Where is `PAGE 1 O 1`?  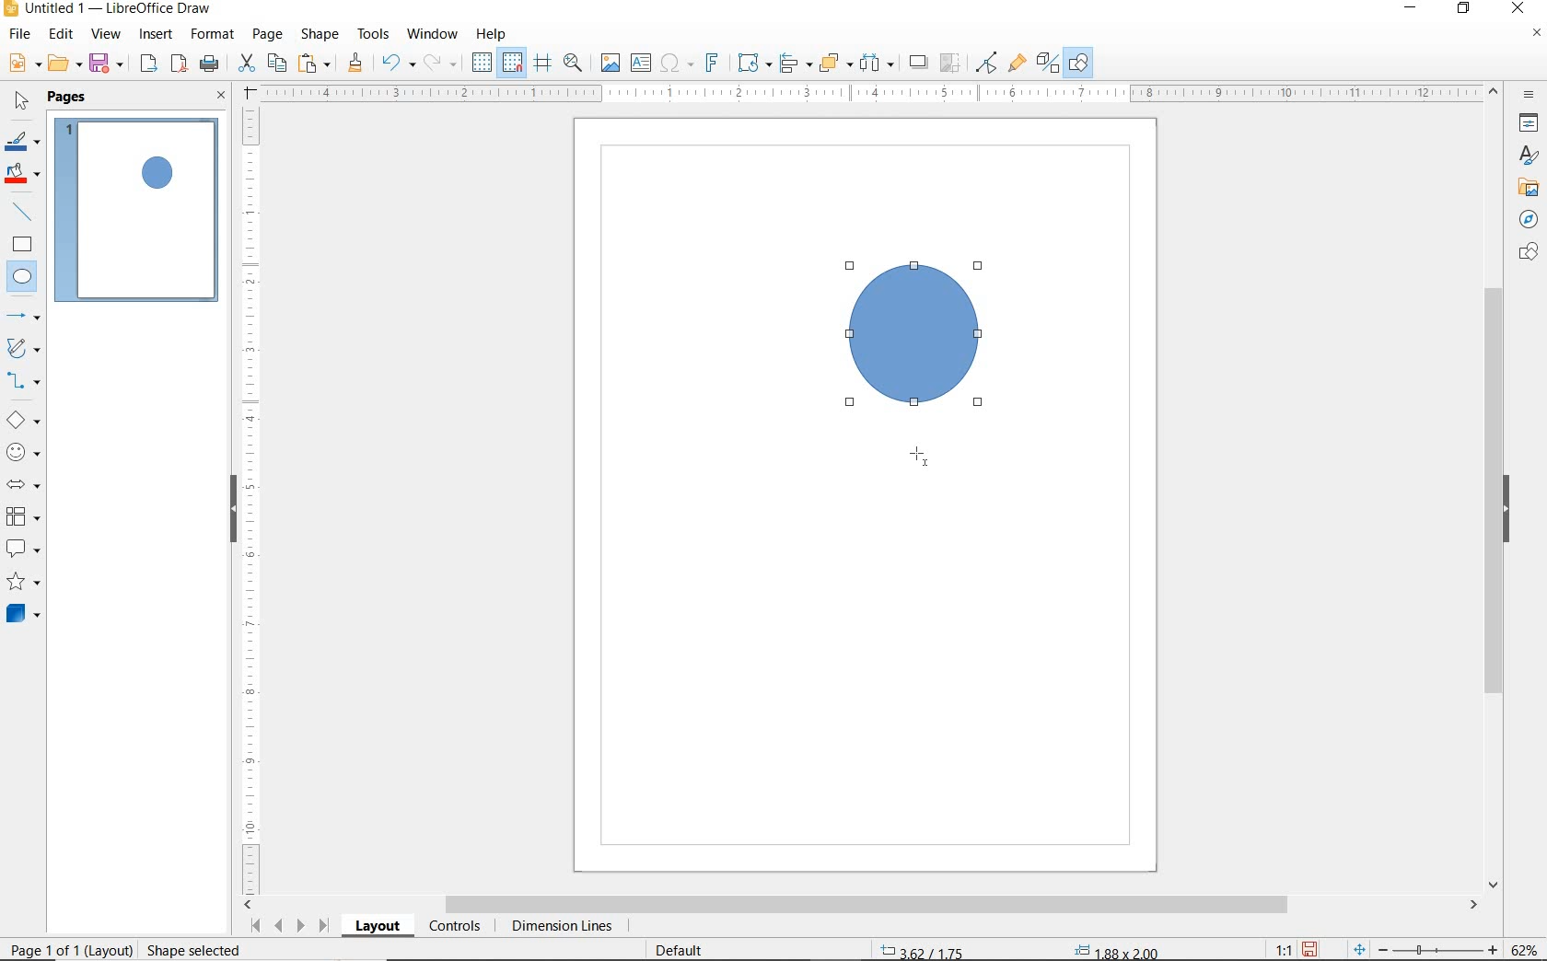
PAGE 1 O 1 is located at coordinates (60, 943).